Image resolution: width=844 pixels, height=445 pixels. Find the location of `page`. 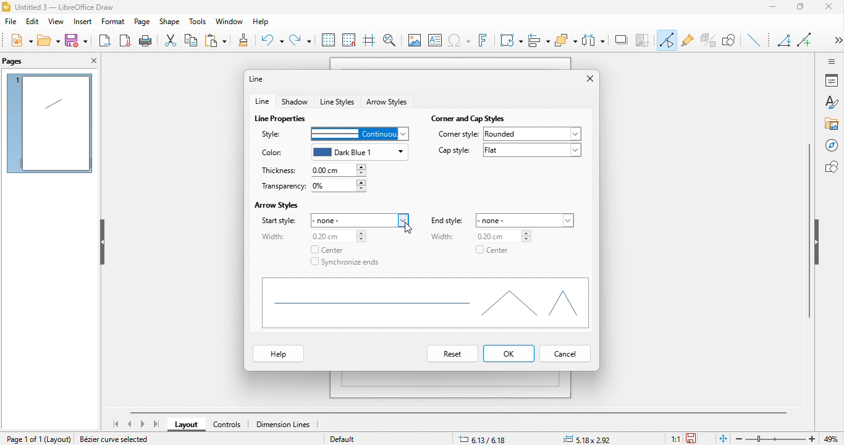

page is located at coordinates (142, 22).